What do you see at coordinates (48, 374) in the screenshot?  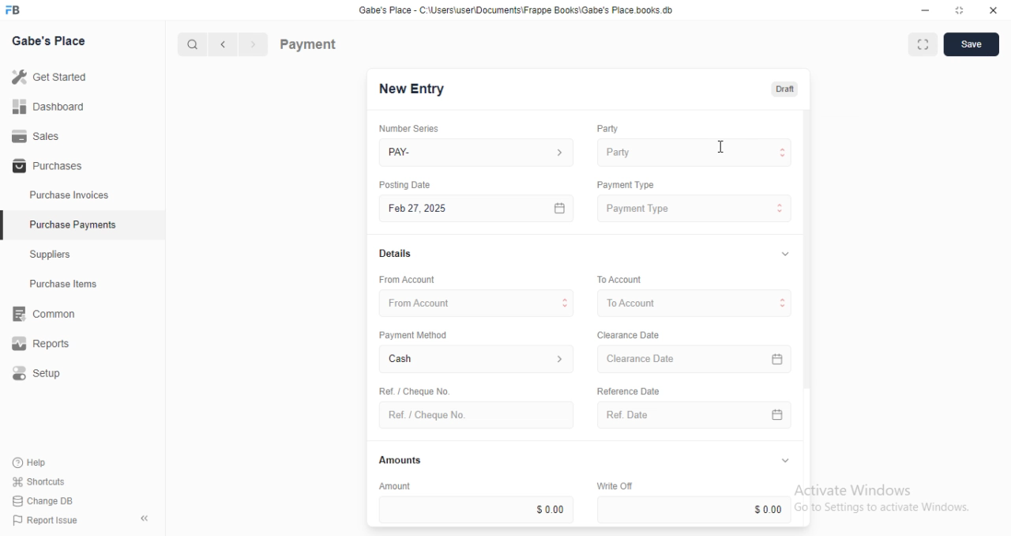 I see `Setup` at bounding box center [48, 374].